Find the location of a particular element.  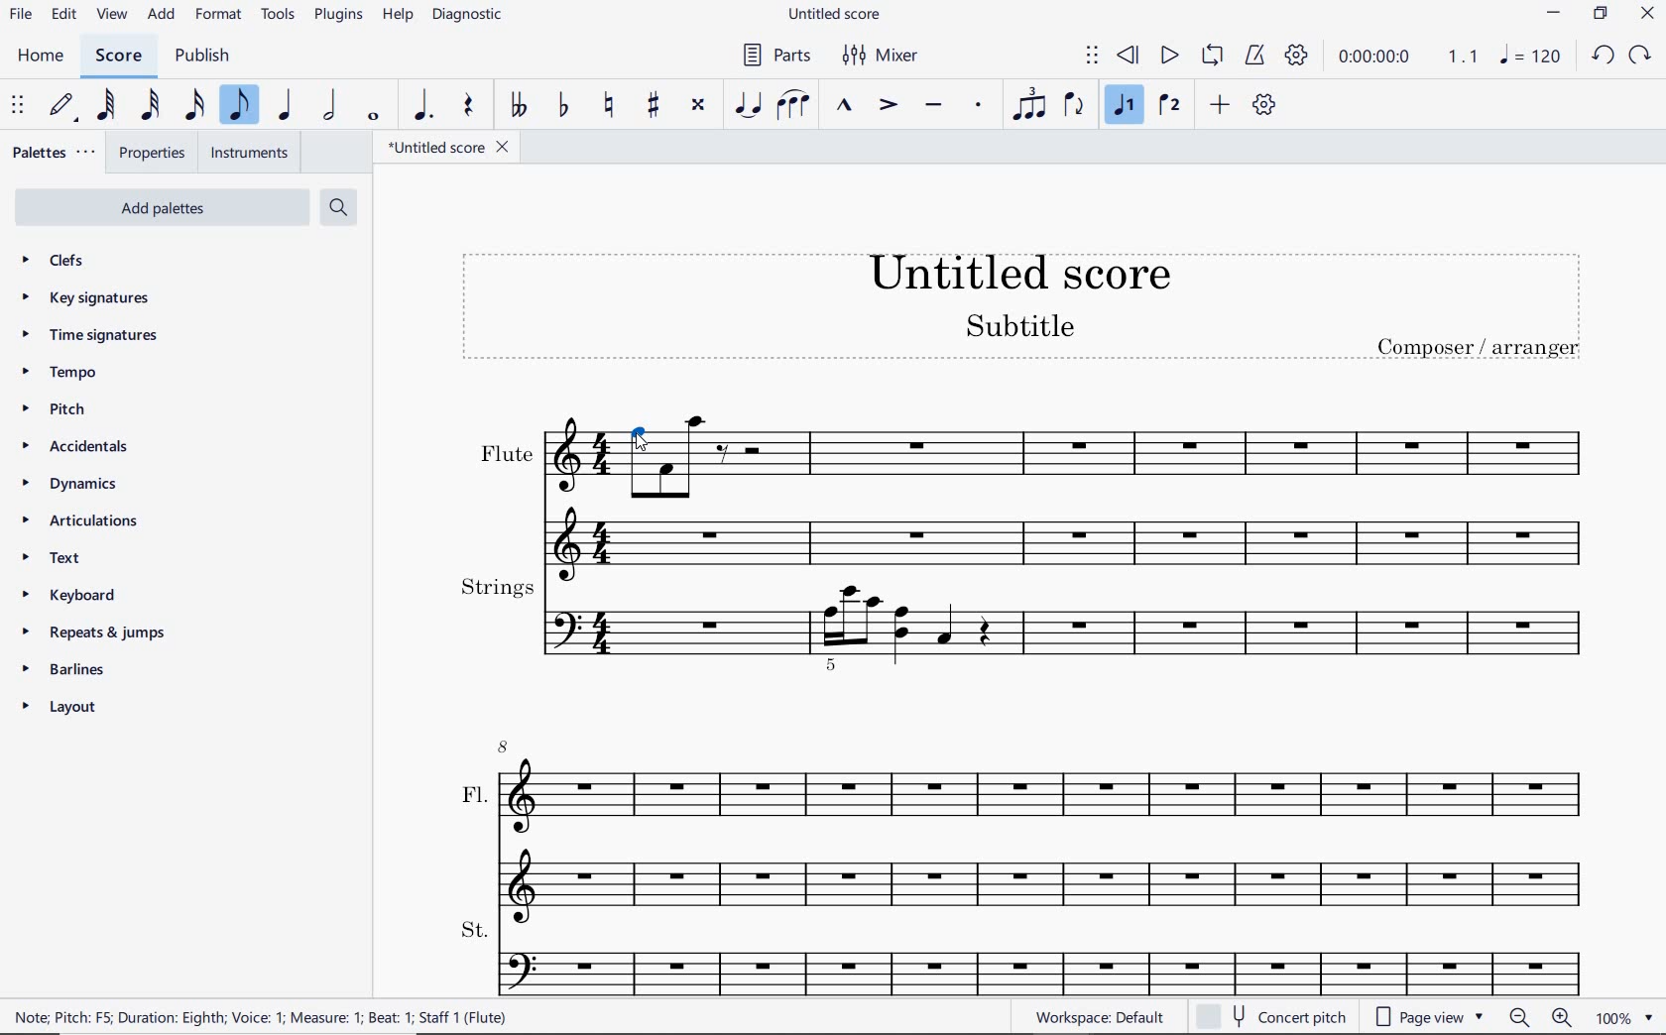

STACCATO is located at coordinates (980, 106).